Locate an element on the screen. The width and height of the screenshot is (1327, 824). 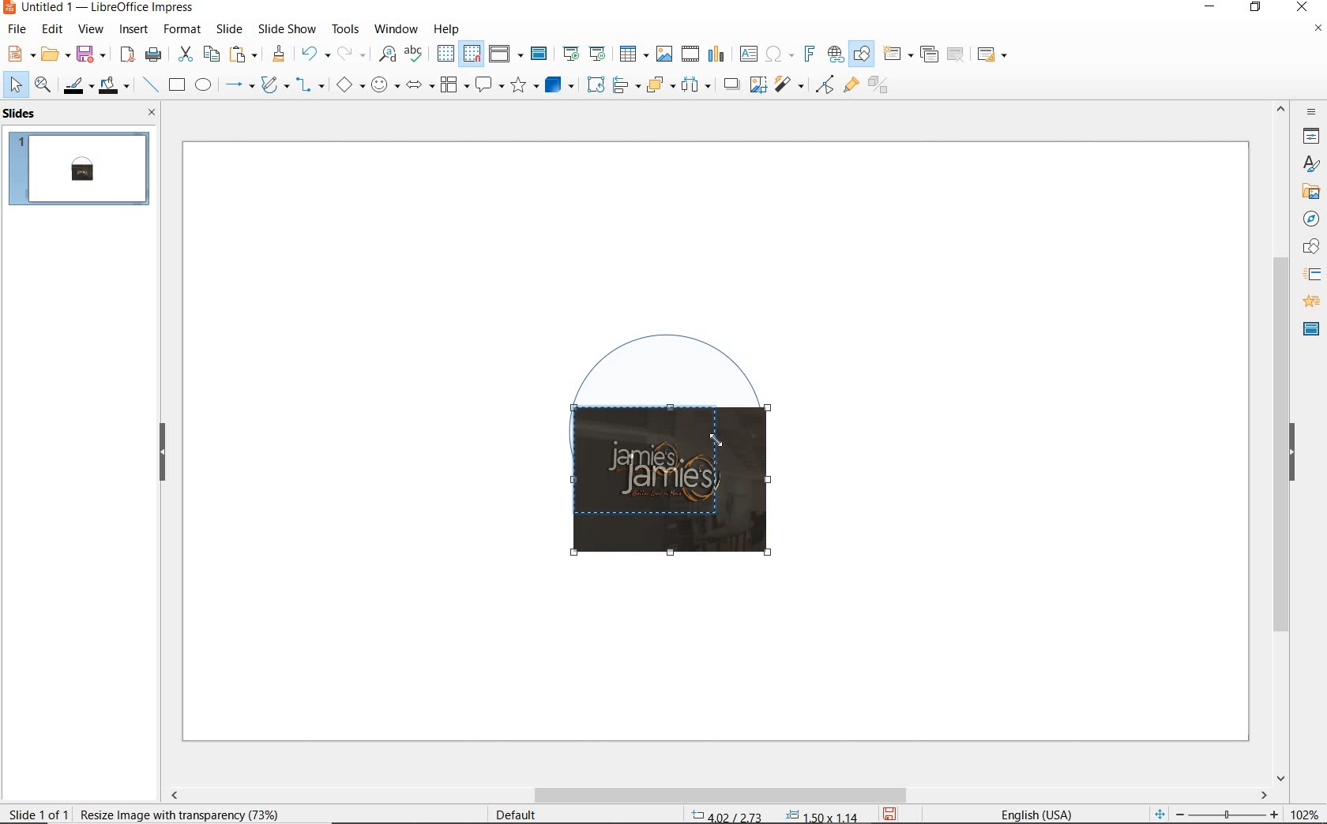
insert line is located at coordinates (149, 85).